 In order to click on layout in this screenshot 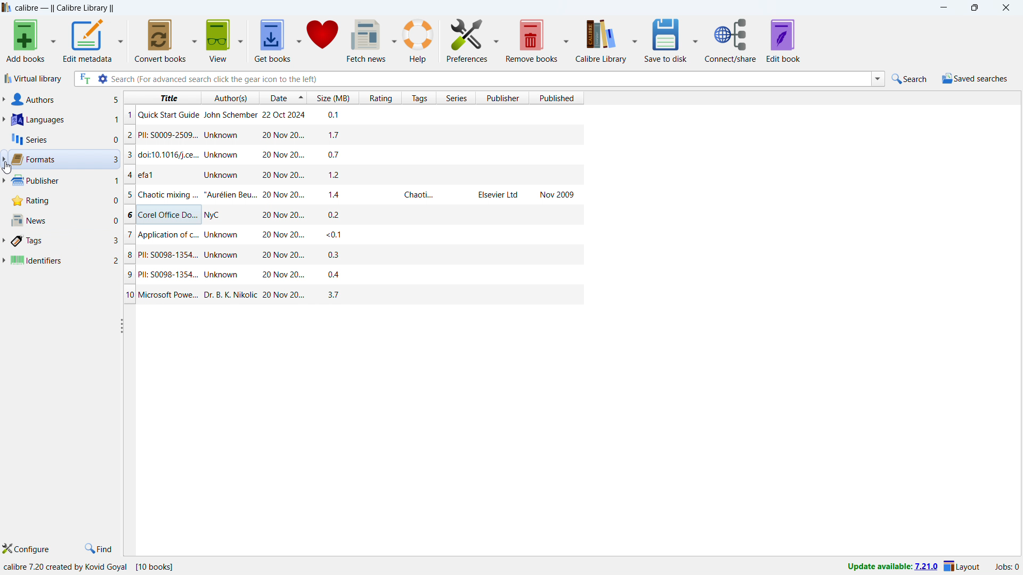, I will do `click(962, 566)`.